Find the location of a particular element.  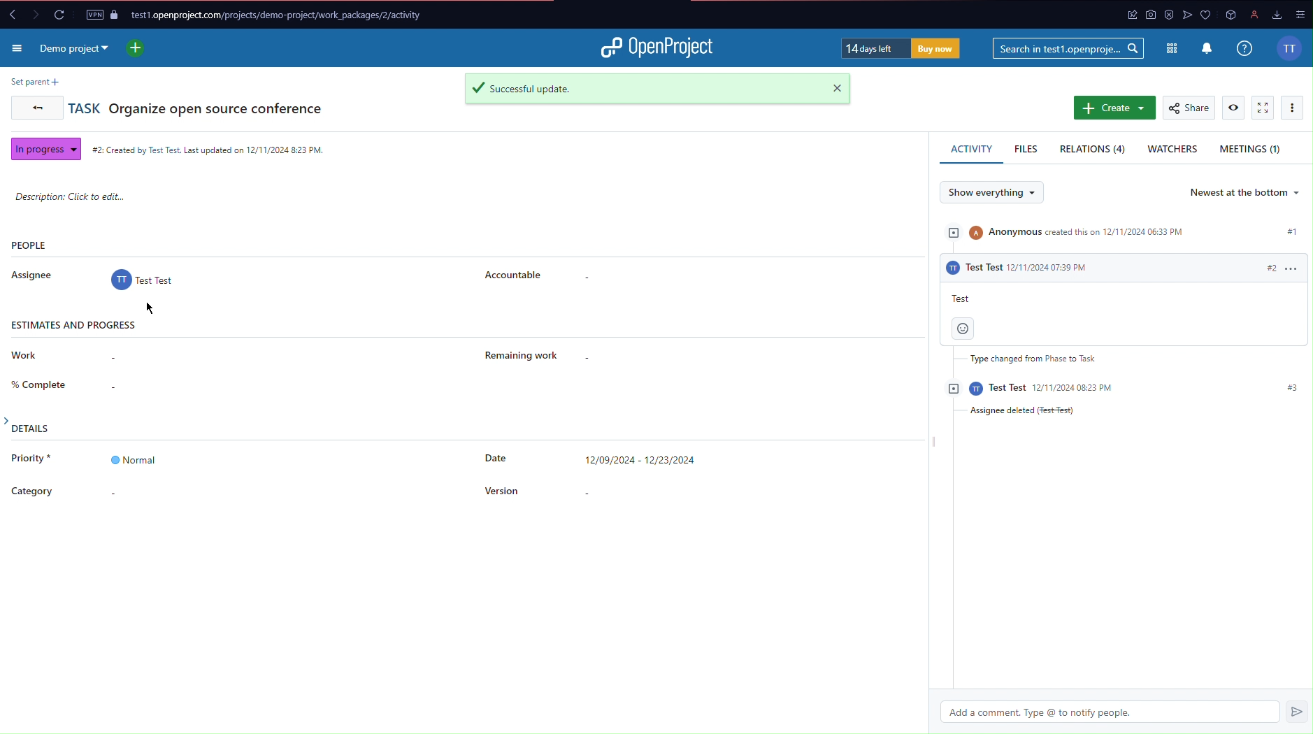

Watchers is located at coordinates (1172, 151).